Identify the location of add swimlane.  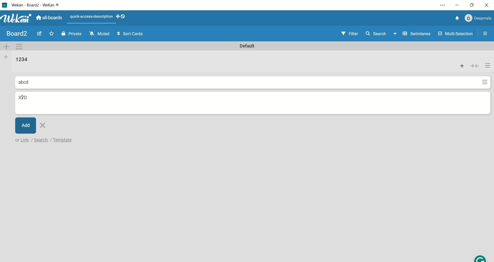
(7, 45).